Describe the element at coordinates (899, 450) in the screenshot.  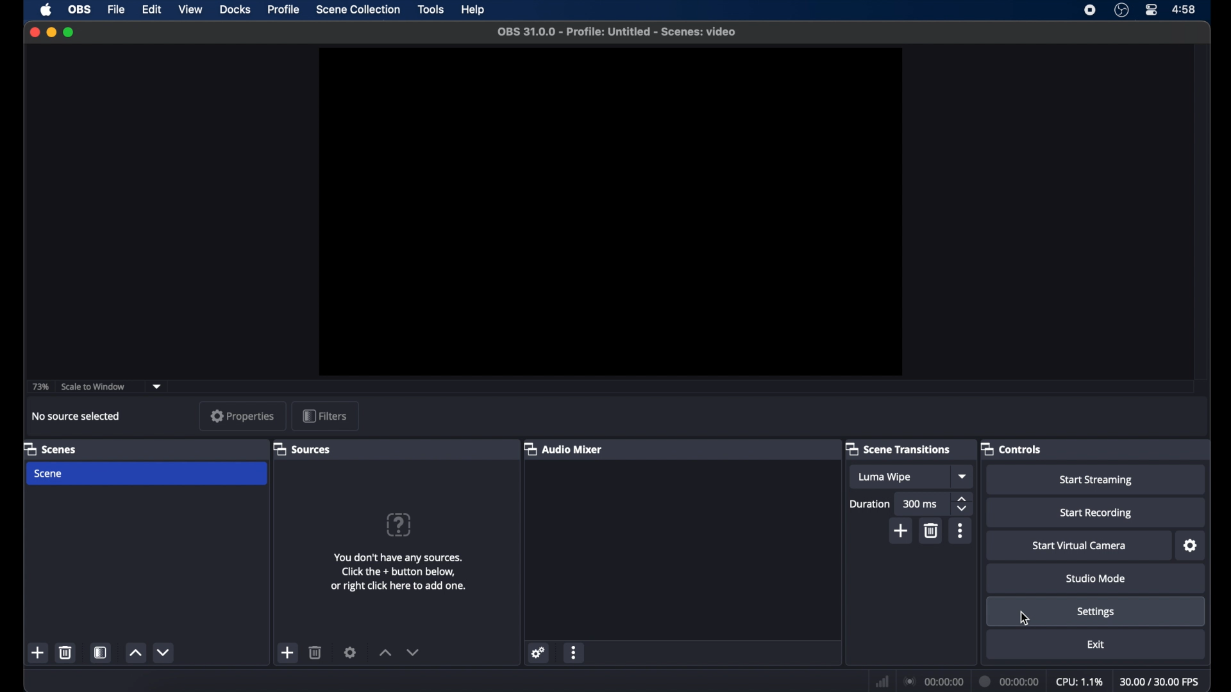
I see `scene transitions` at that location.